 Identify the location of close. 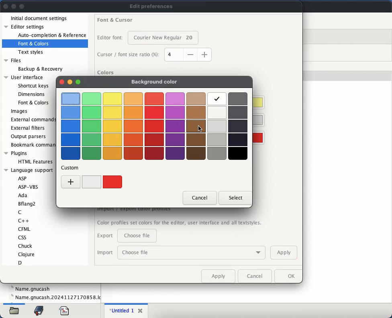
(61, 81).